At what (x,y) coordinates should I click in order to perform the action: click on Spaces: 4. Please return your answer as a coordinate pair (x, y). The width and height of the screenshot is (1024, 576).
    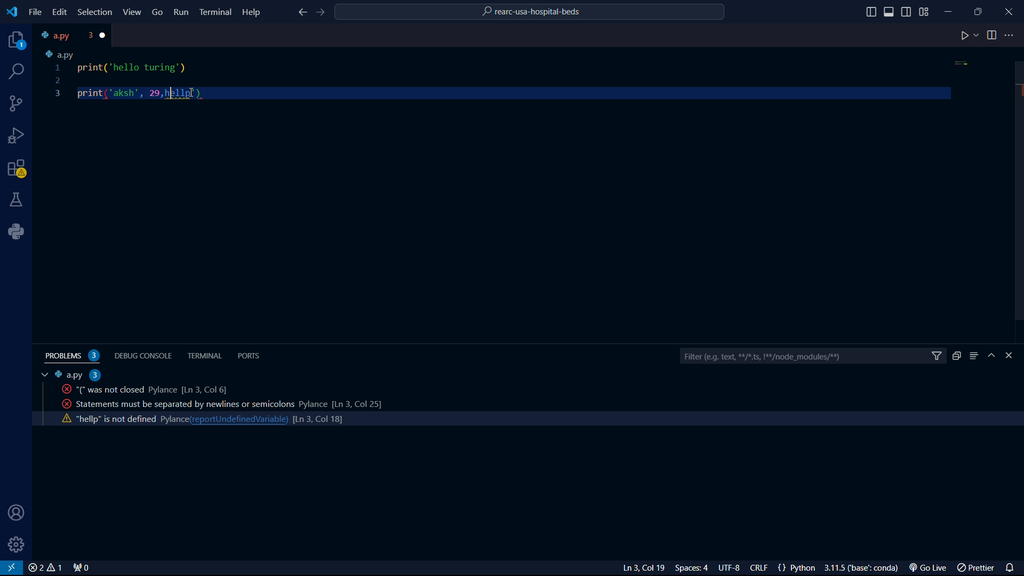
    Looking at the image, I should click on (694, 568).